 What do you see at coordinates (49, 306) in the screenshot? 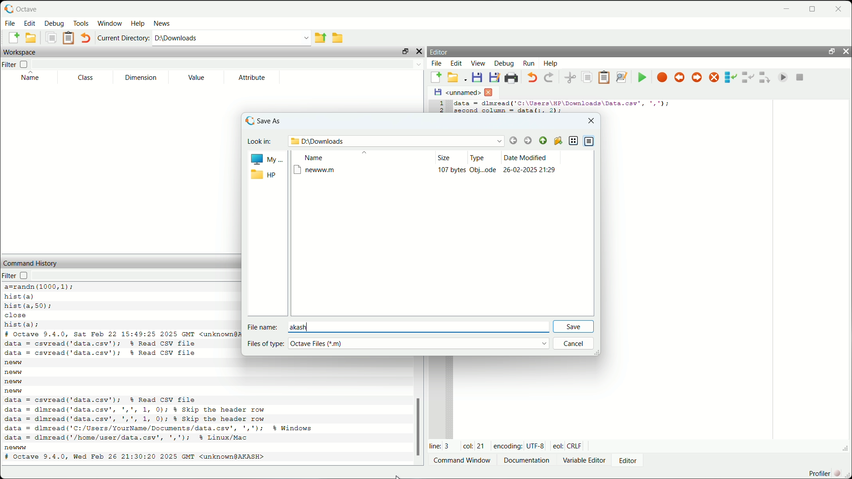
I see `code` at bounding box center [49, 306].